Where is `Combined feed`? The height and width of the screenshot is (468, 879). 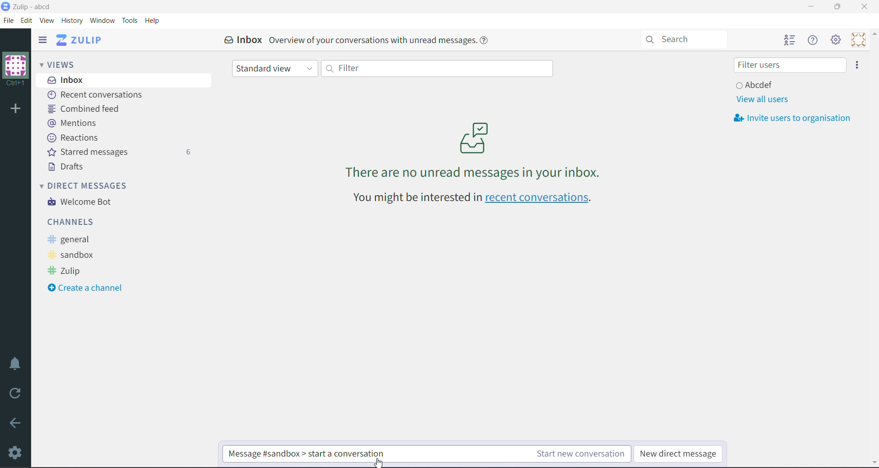
Combined feed is located at coordinates (87, 109).